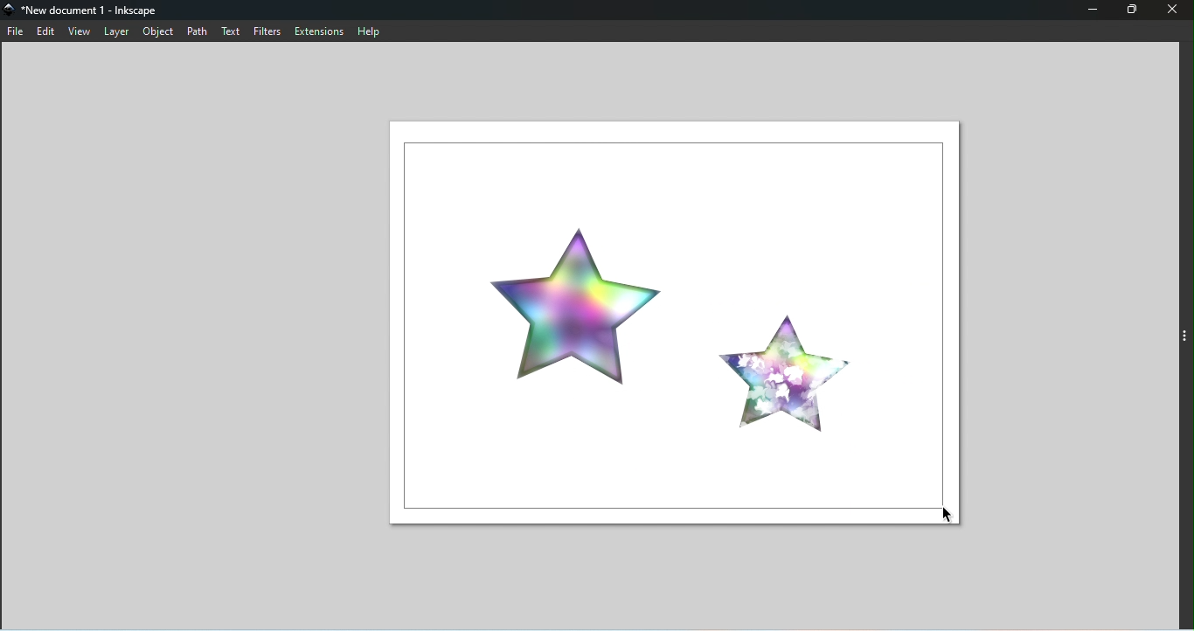  What do you see at coordinates (44, 31) in the screenshot?
I see `Edit` at bounding box center [44, 31].